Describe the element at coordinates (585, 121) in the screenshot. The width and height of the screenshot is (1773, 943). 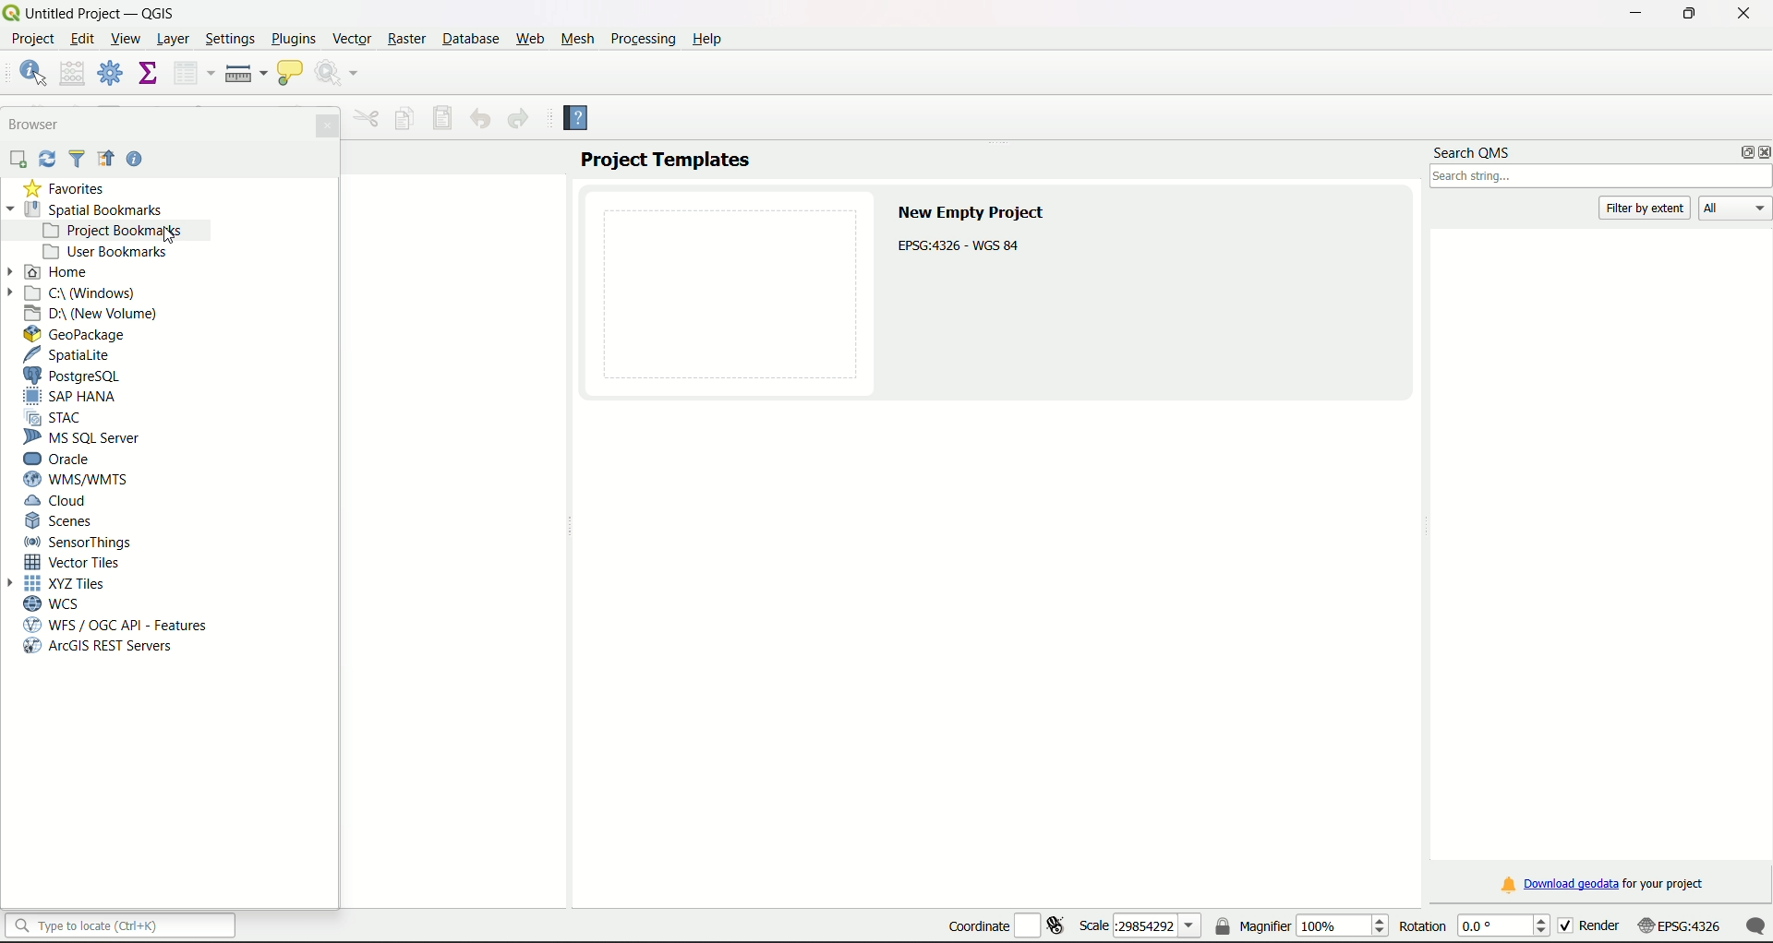
I see `Help` at that location.